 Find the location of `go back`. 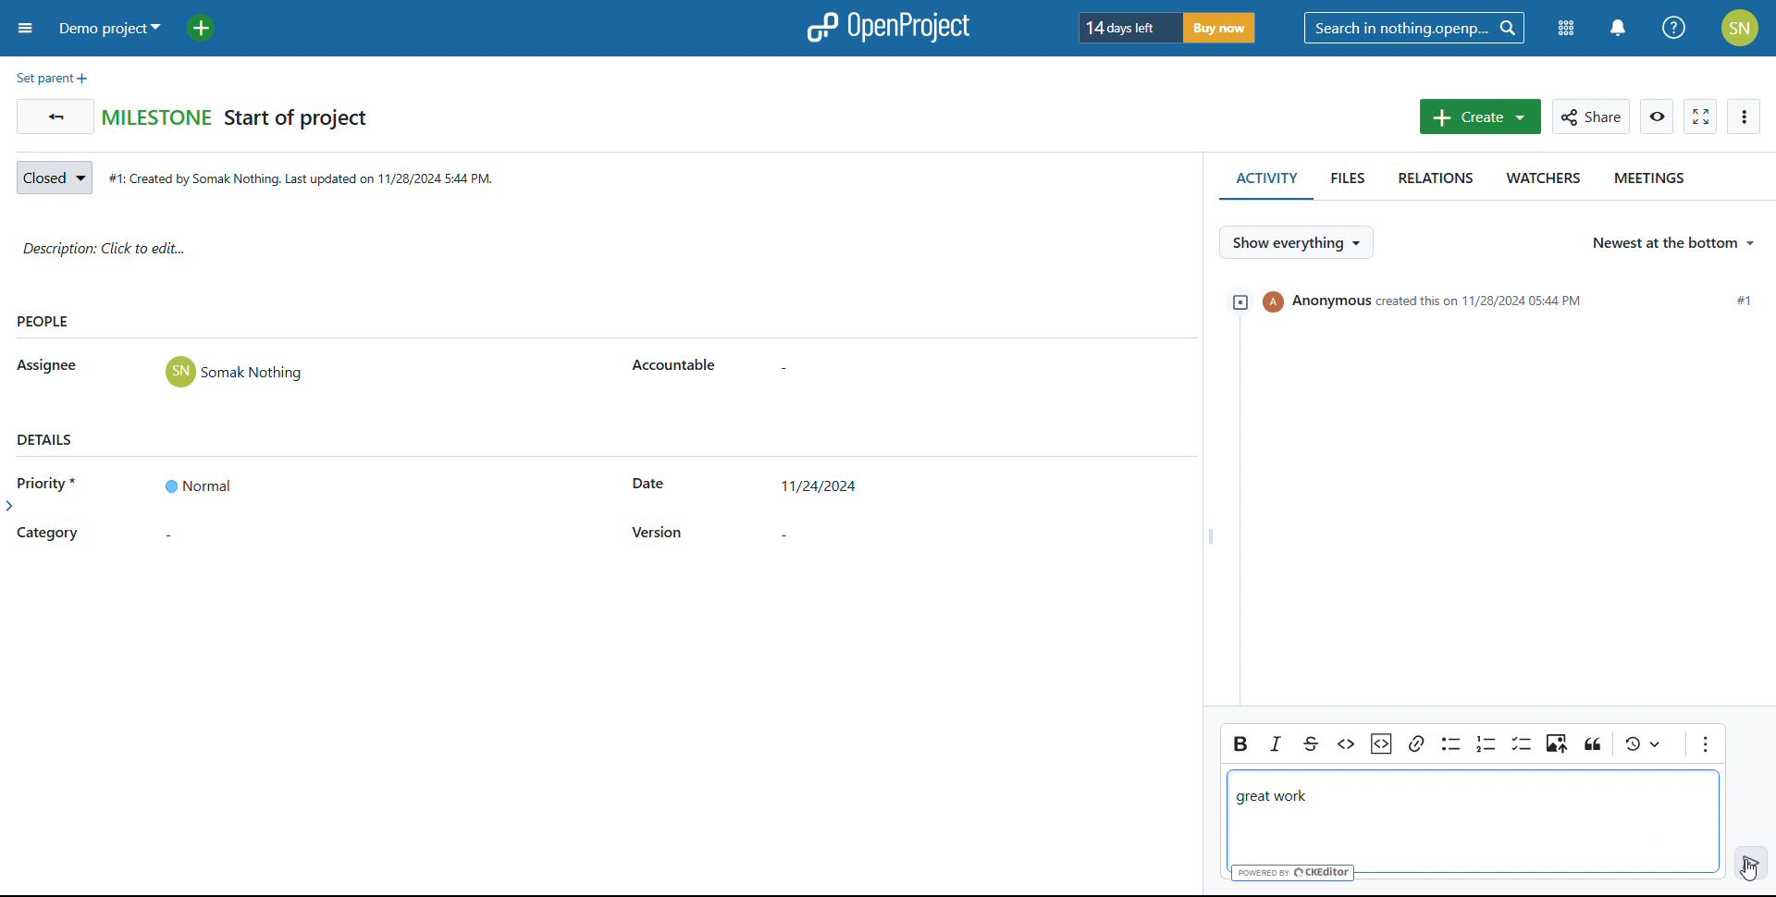

go back is located at coordinates (55, 117).